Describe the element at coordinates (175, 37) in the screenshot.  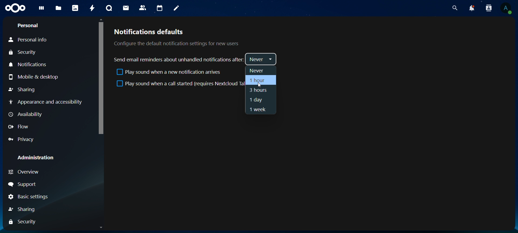
I see `notification defaults` at that location.